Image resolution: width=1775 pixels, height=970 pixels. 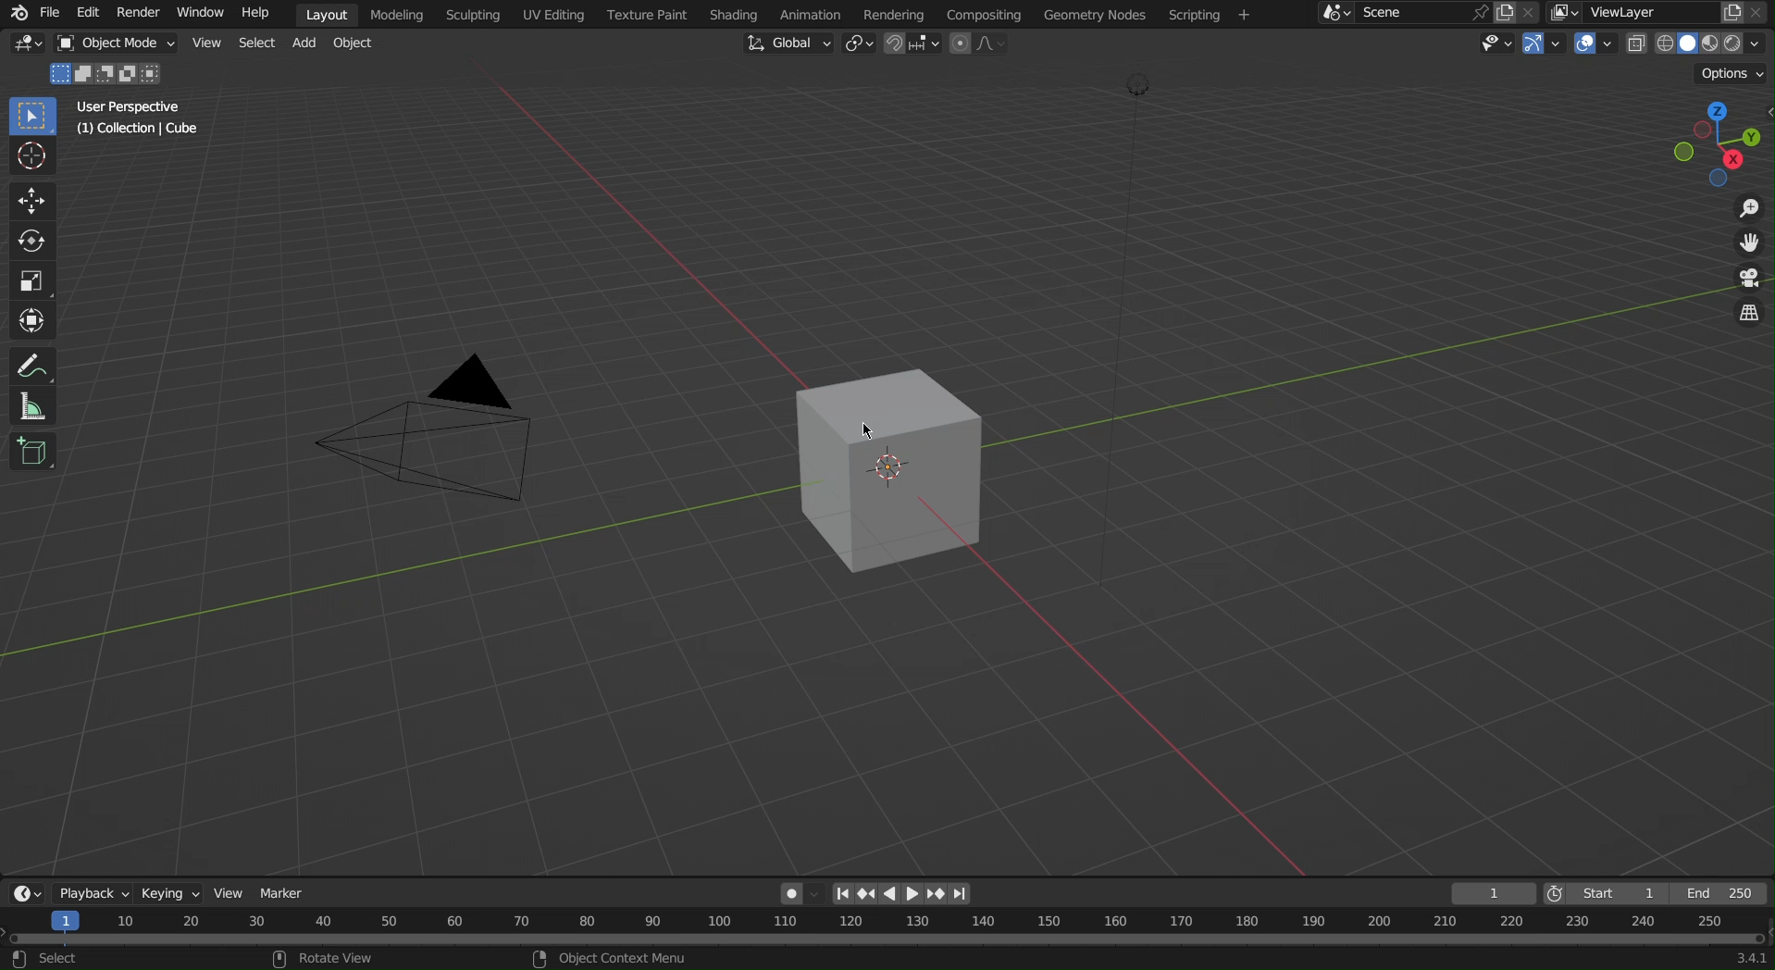 What do you see at coordinates (1422, 13) in the screenshot?
I see `Scene` at bounding box center [1422, 13].